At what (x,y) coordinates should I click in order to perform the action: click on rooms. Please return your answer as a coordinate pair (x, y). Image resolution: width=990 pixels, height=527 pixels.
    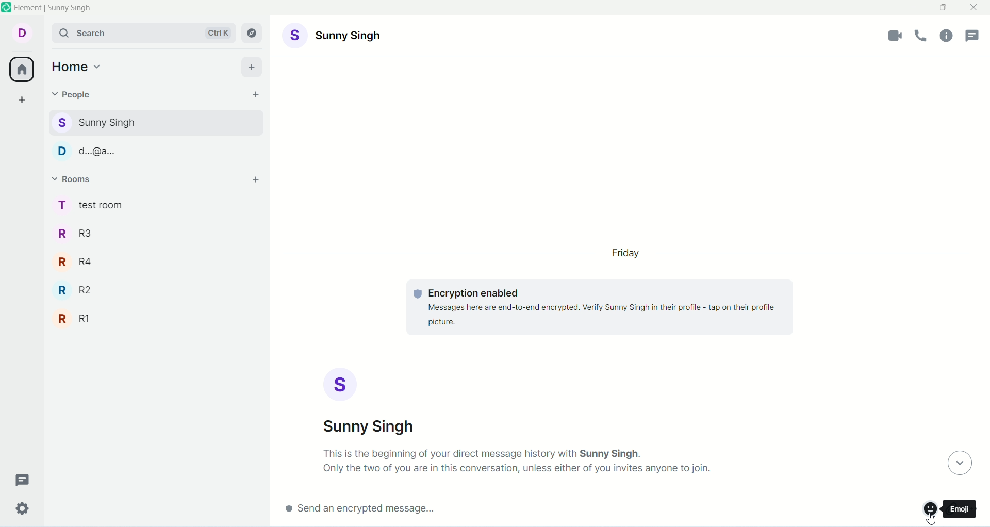
    Looking at the image, I should click on (76, 179).